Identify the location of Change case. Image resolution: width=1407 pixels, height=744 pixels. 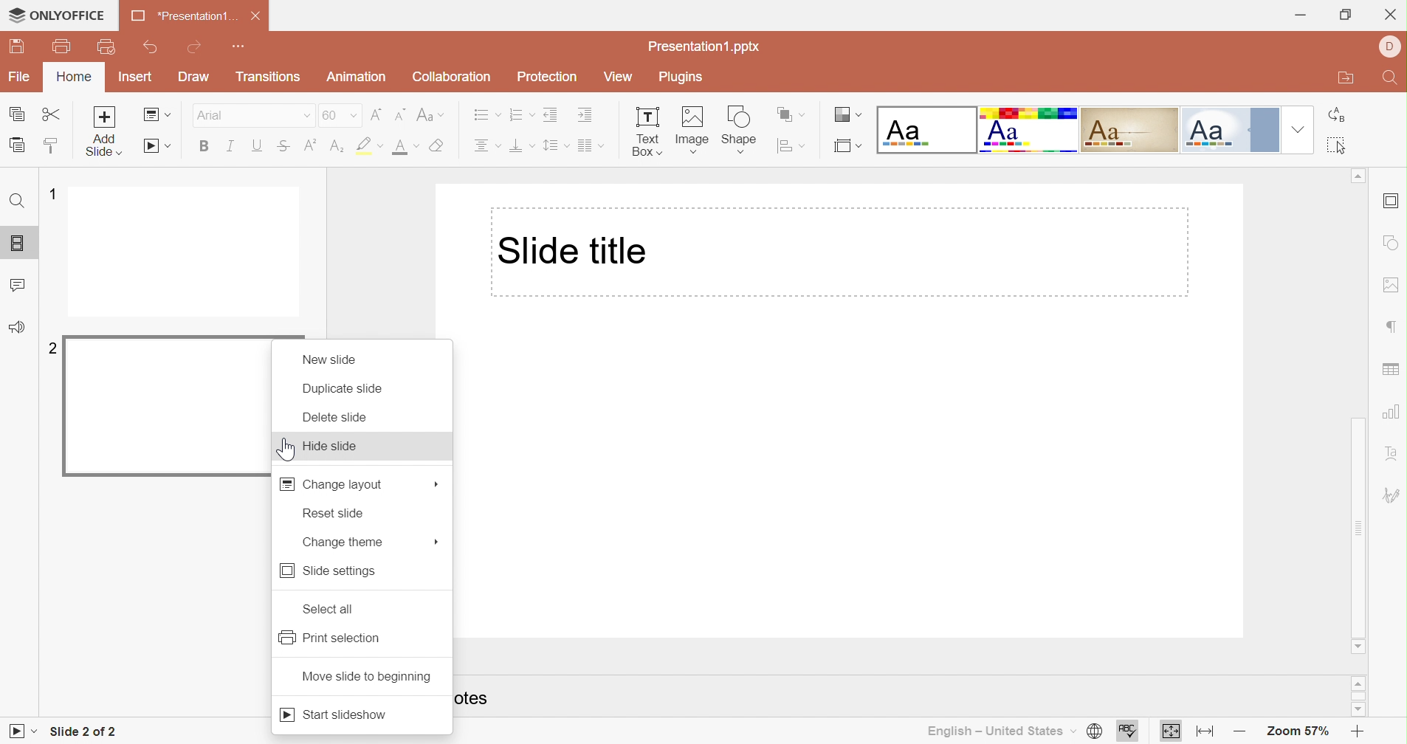
(430, 114).